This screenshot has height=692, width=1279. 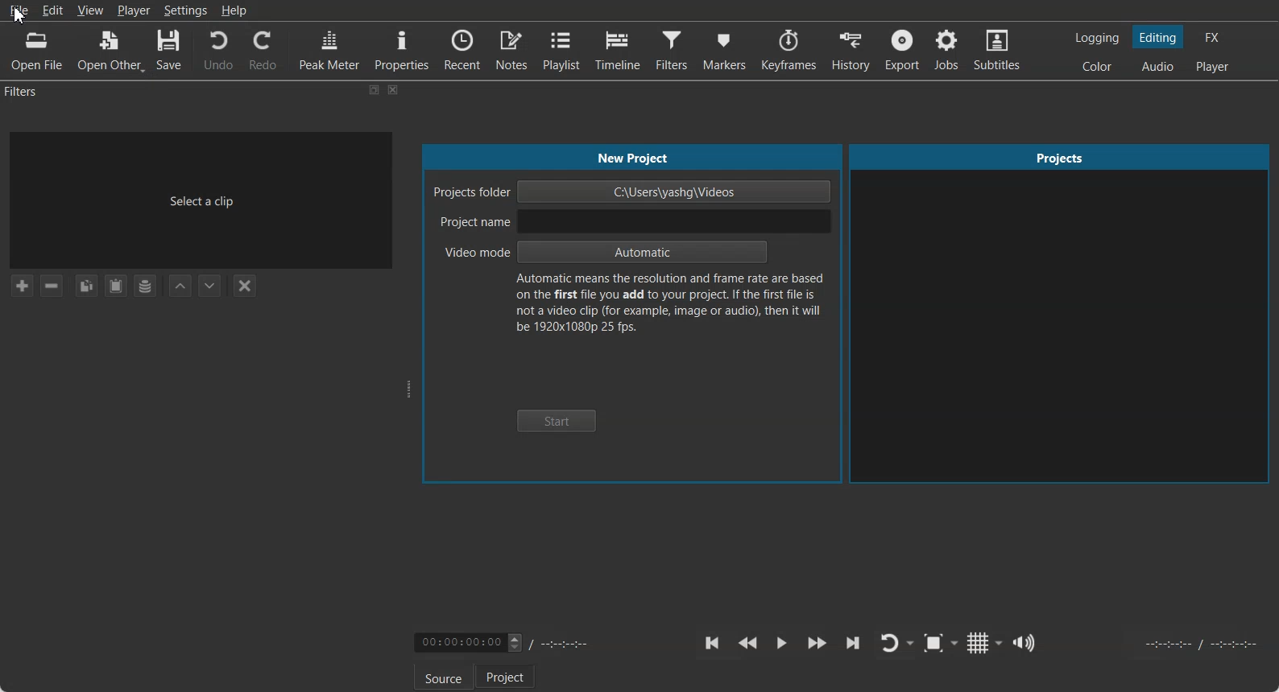 What do you see at coordinates (144, 286) in the screenshot?
I see `Save a filter set` at bounding box center [144, 286].